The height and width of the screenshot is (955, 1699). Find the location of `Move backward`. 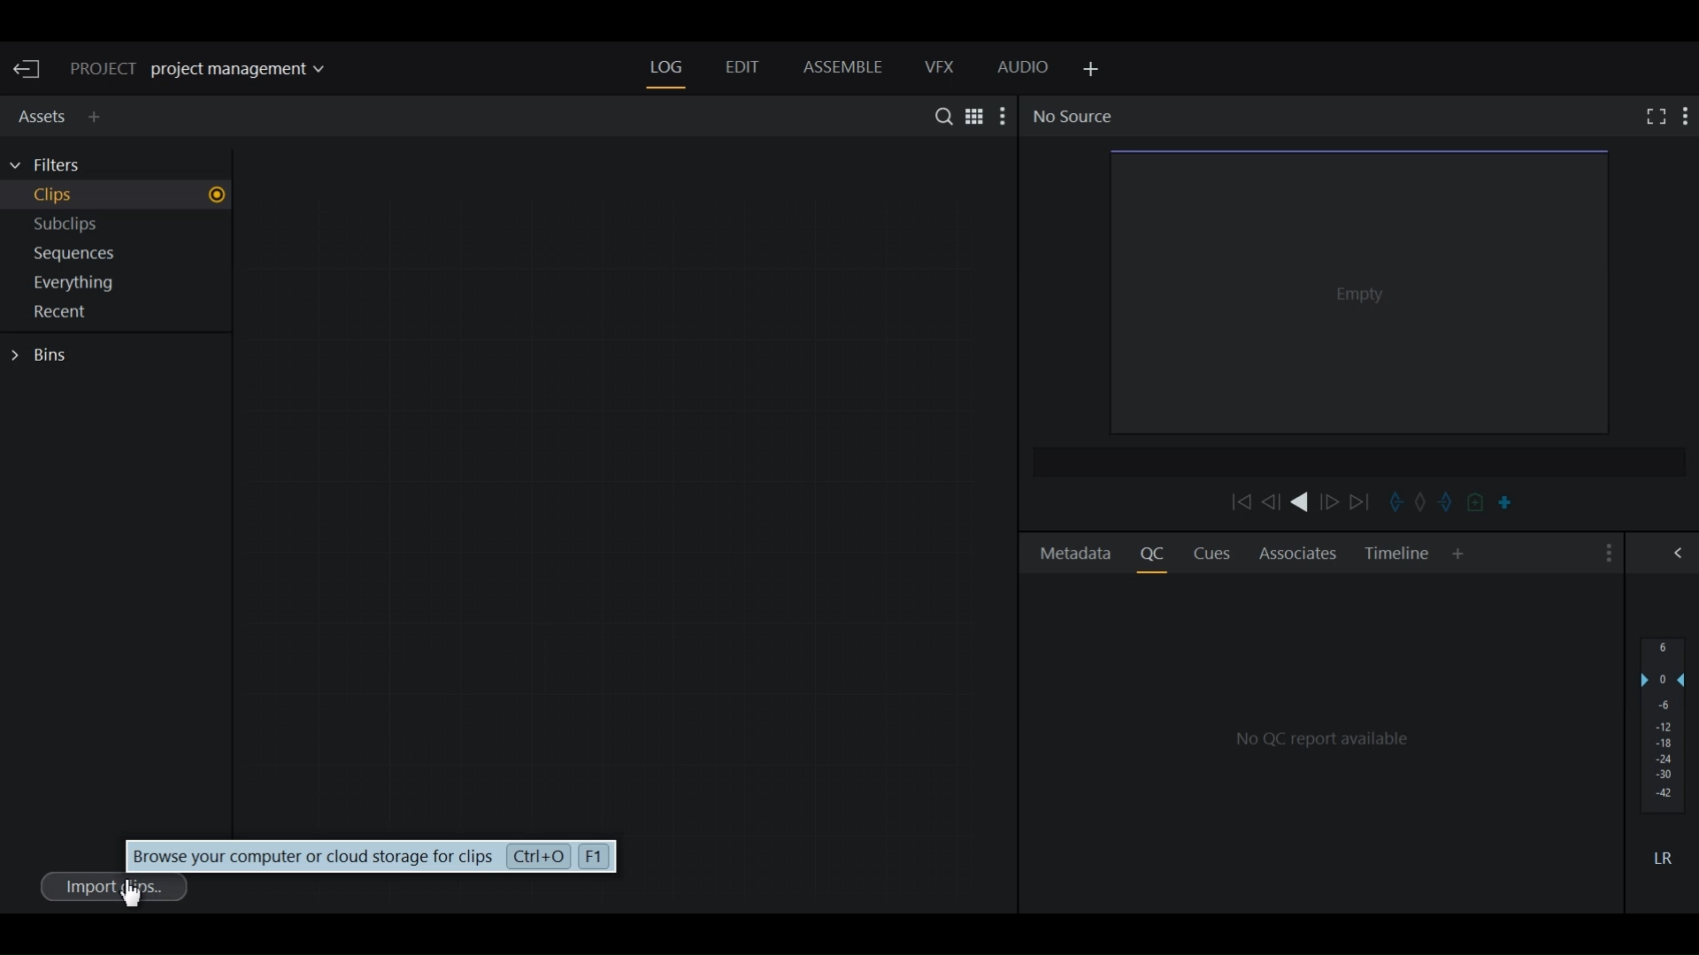

Move backward is located at coordinates (1239, 501).